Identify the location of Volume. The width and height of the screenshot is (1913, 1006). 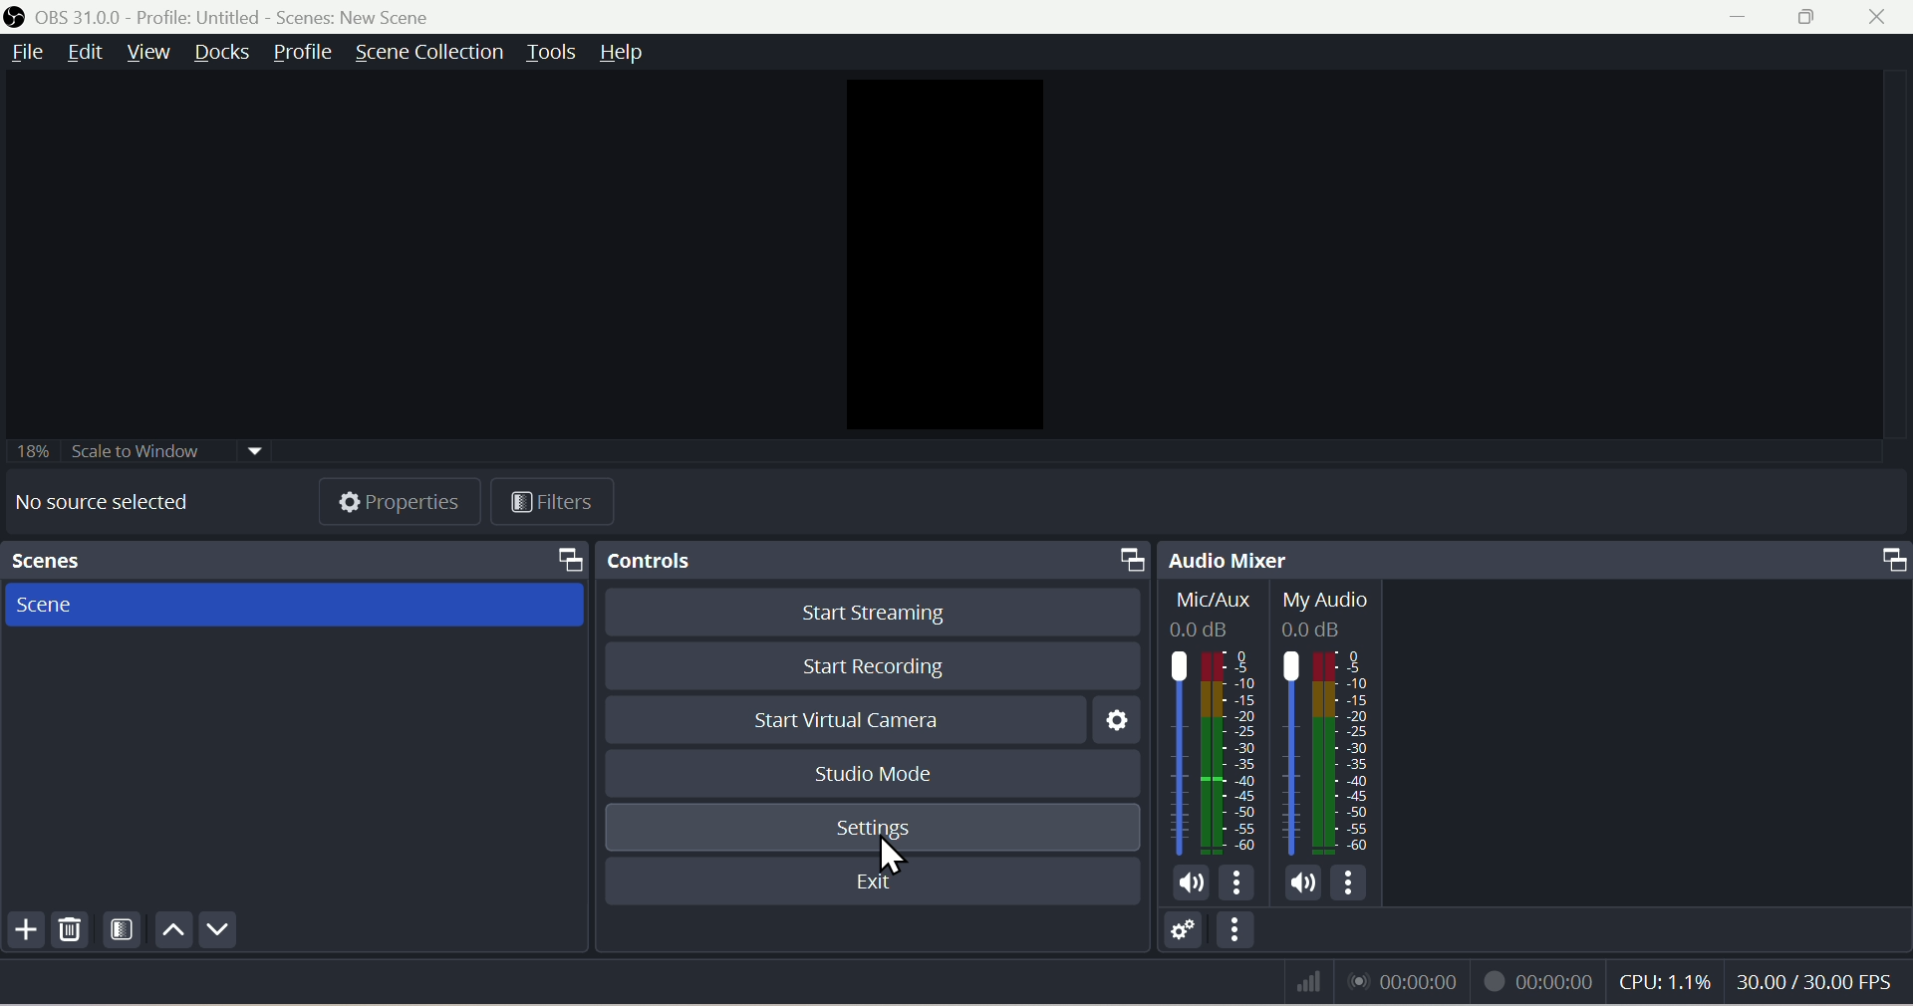
(1183, 881).